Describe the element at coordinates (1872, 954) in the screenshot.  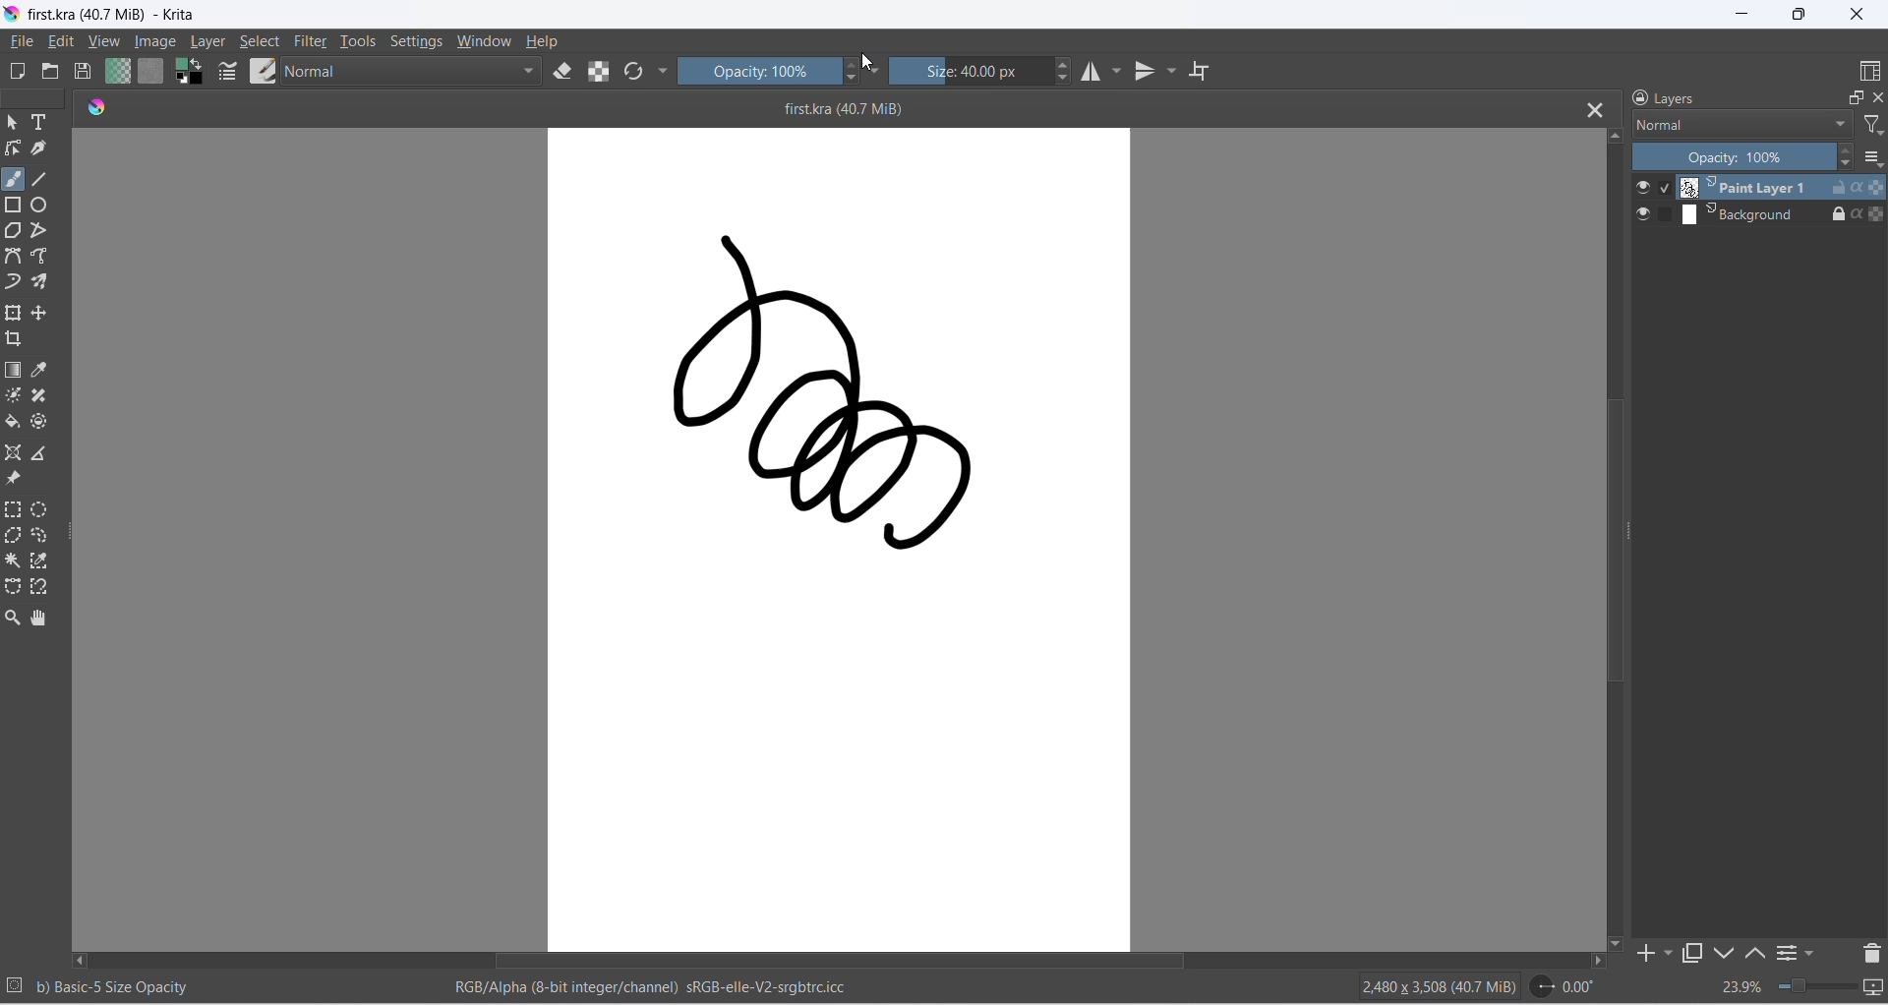
I see `delete layer` at that location.